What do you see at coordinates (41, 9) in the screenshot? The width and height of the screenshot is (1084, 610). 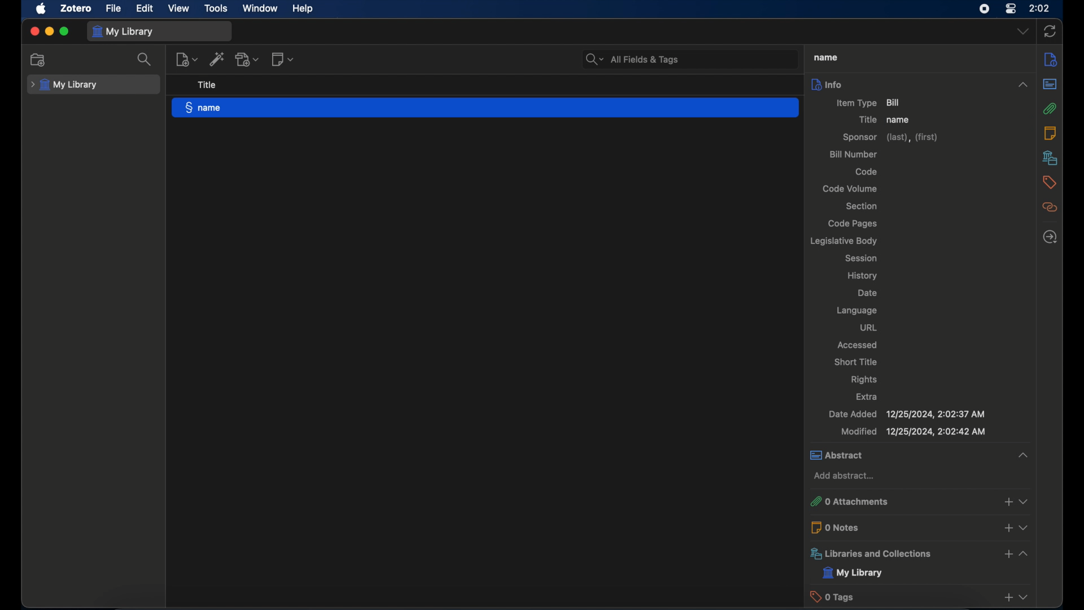 I see `apple` at bounding box center [41, 9].